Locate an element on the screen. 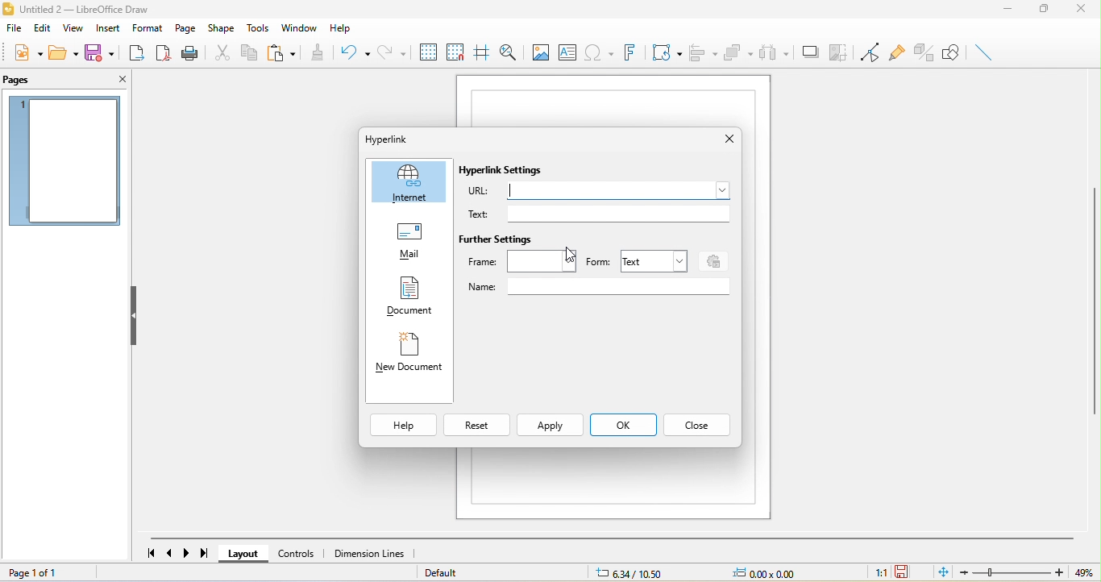  transformation is located at coordinates (665, 52).